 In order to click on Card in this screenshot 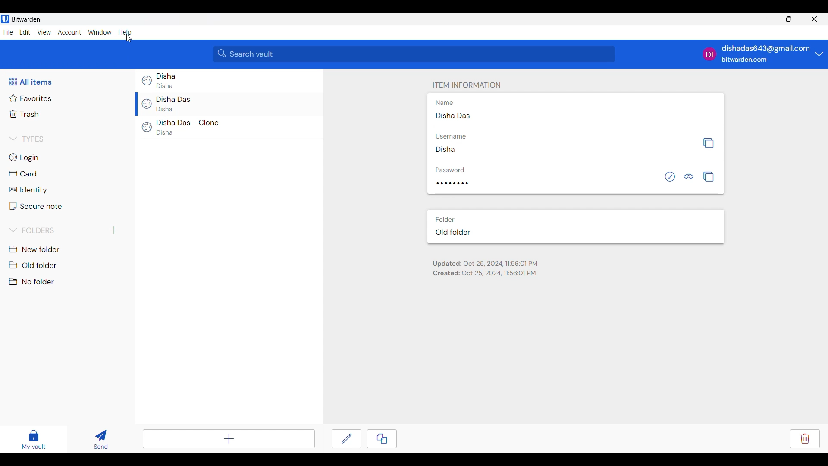, I will do `click(24, 173)`.